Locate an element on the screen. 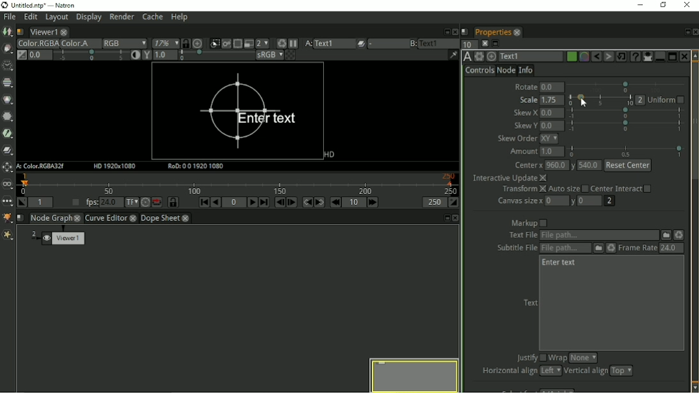 This screenshot has width=699, height=393. Display is located at coordinates (89, 18).